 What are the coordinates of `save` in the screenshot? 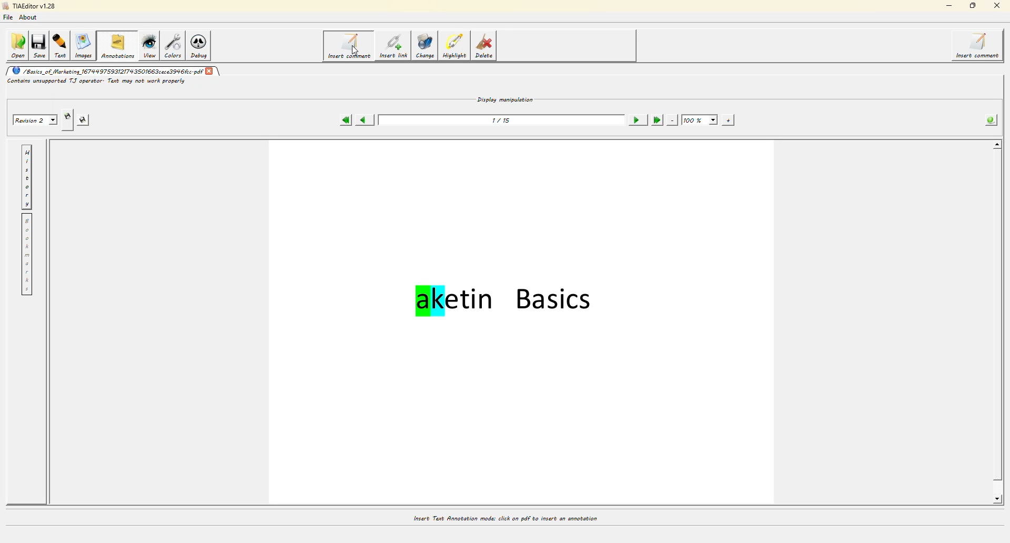 It's located at (41, 44).